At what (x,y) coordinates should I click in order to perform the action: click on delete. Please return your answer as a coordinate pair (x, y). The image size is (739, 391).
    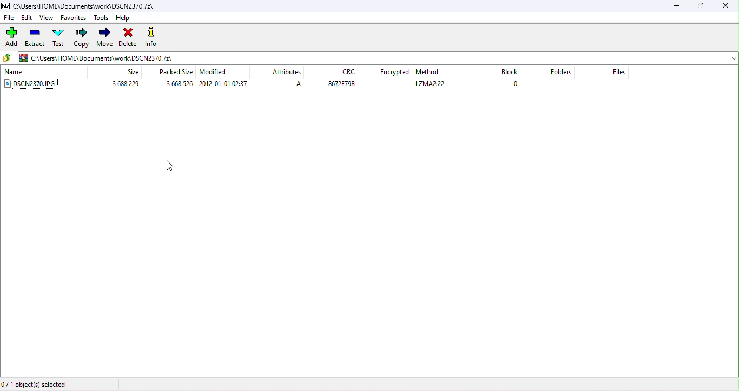
    Looking at the image, I should click on (128, 37).